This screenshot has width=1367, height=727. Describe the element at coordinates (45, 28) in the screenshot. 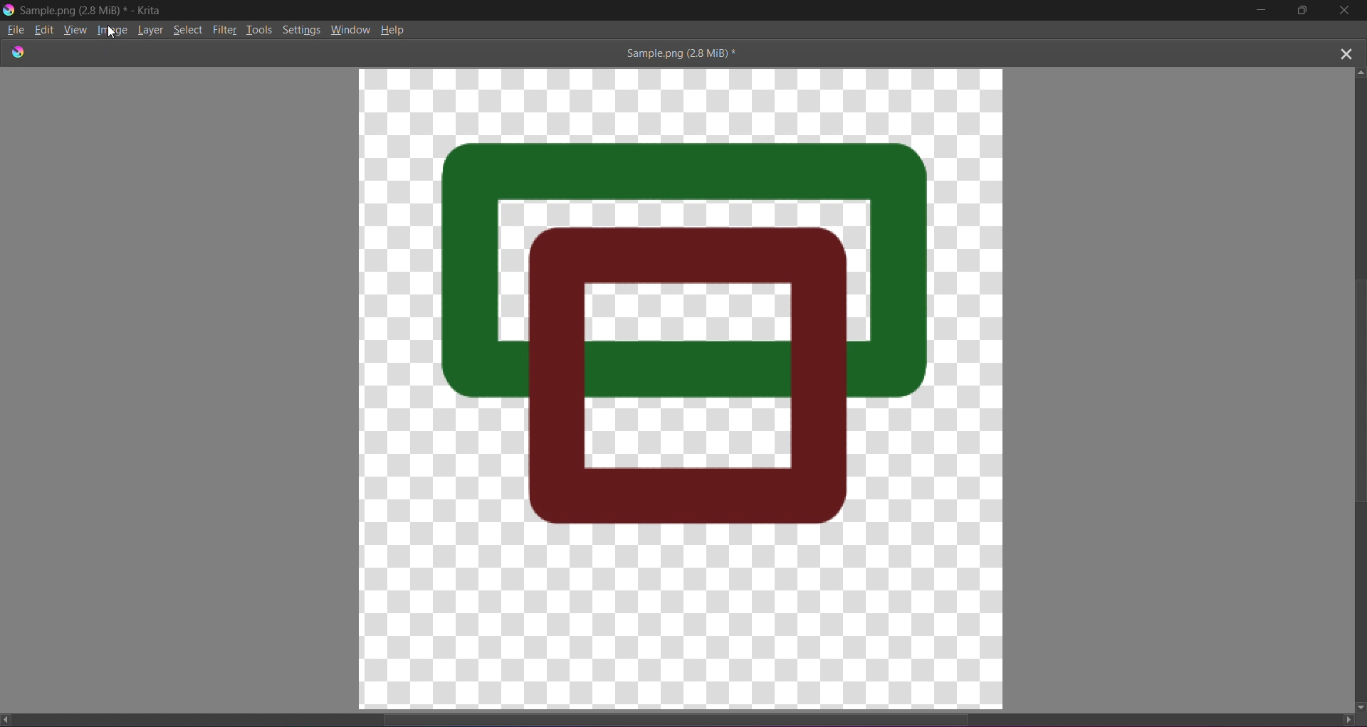

I see `Edit` at that location.